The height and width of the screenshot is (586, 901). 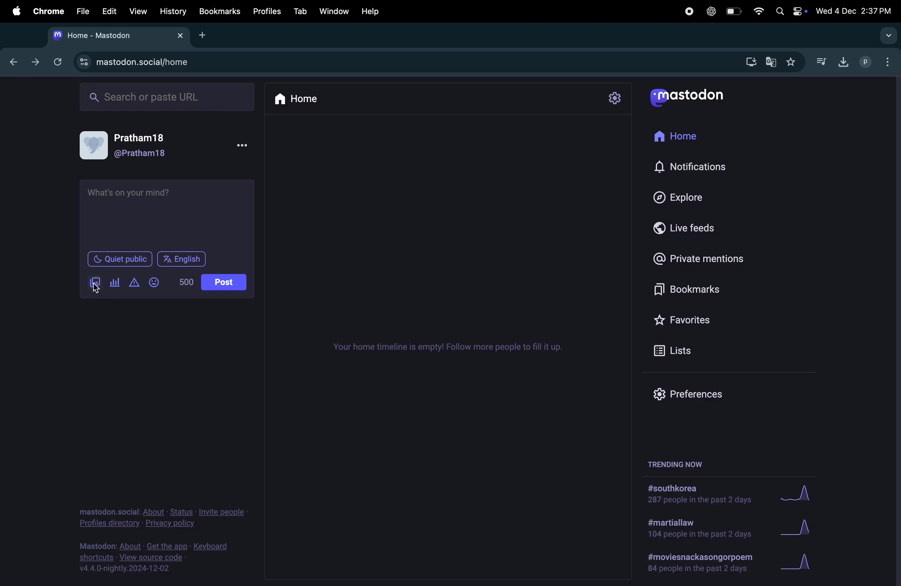 I want to click on graph, so click(x=796, y=493).